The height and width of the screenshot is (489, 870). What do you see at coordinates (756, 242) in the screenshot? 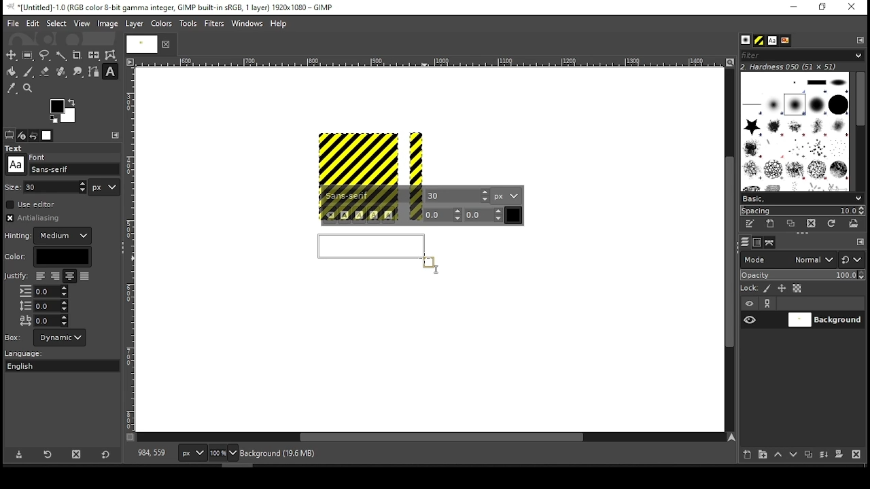
I see `channels` at bounding box center [756, 242].